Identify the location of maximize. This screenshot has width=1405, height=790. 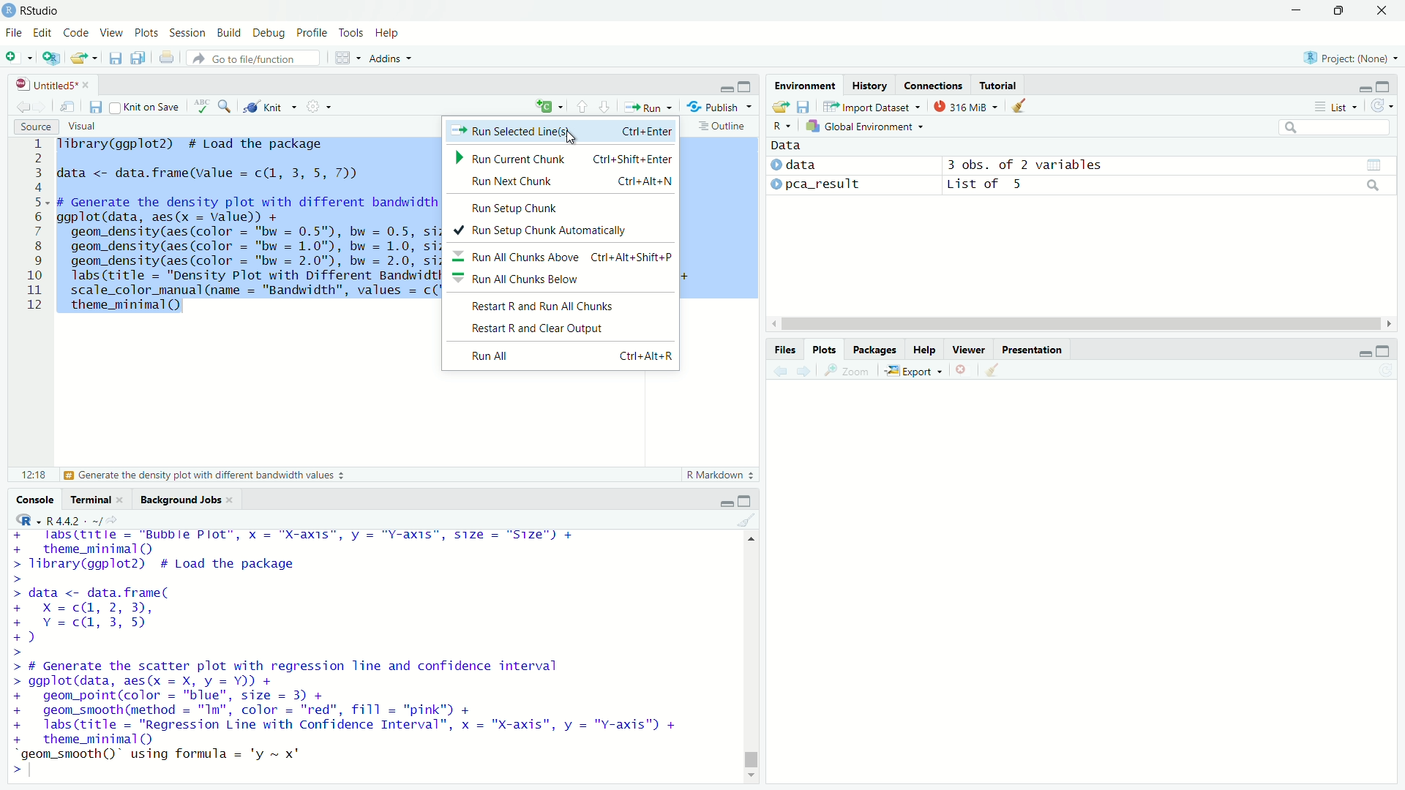
(746, 86).